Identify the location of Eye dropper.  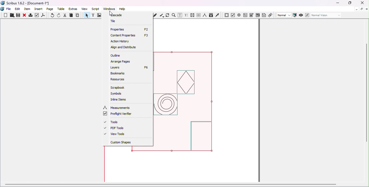
(217, 15).